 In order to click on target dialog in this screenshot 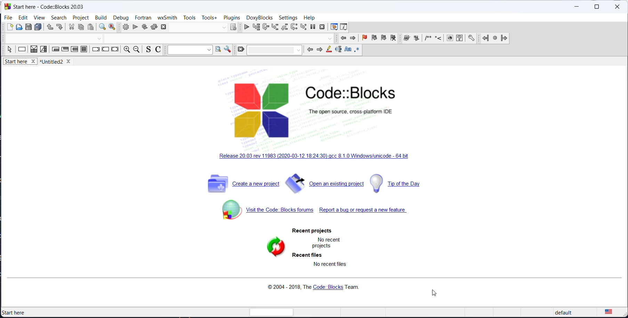, I will do `click(233, 27)`.